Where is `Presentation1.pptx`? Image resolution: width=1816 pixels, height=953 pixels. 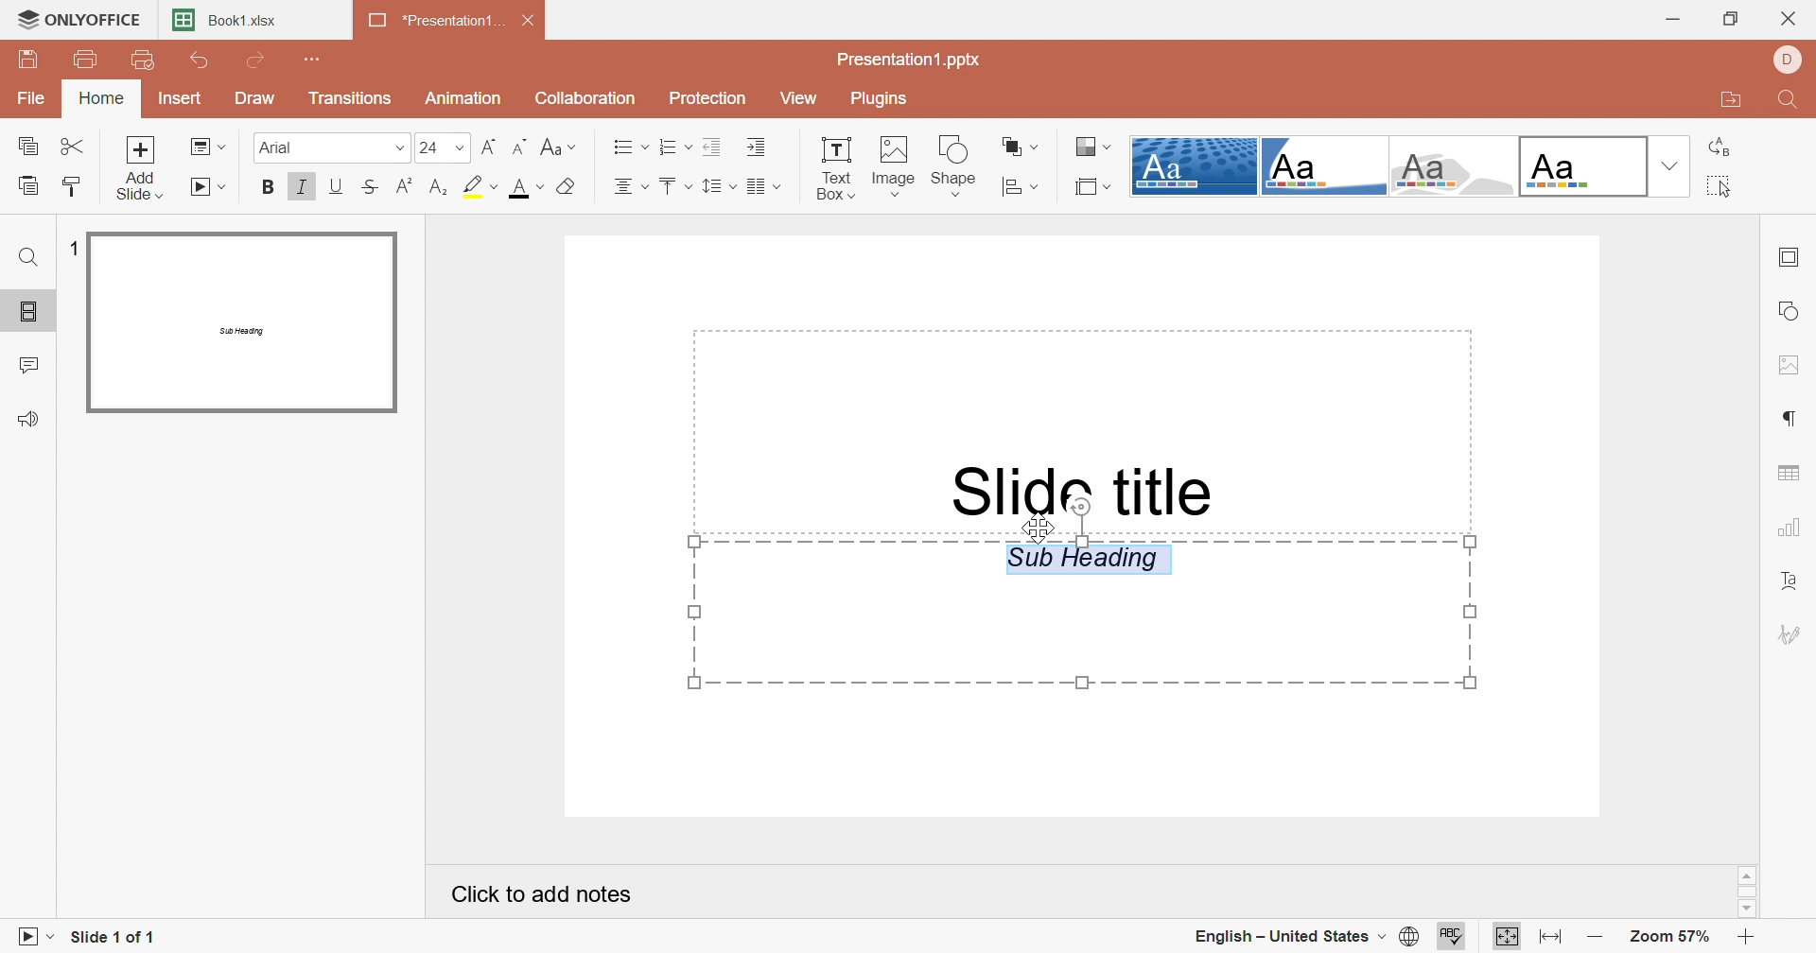
Presentation1.pptx is located at coordinates (914, 61).